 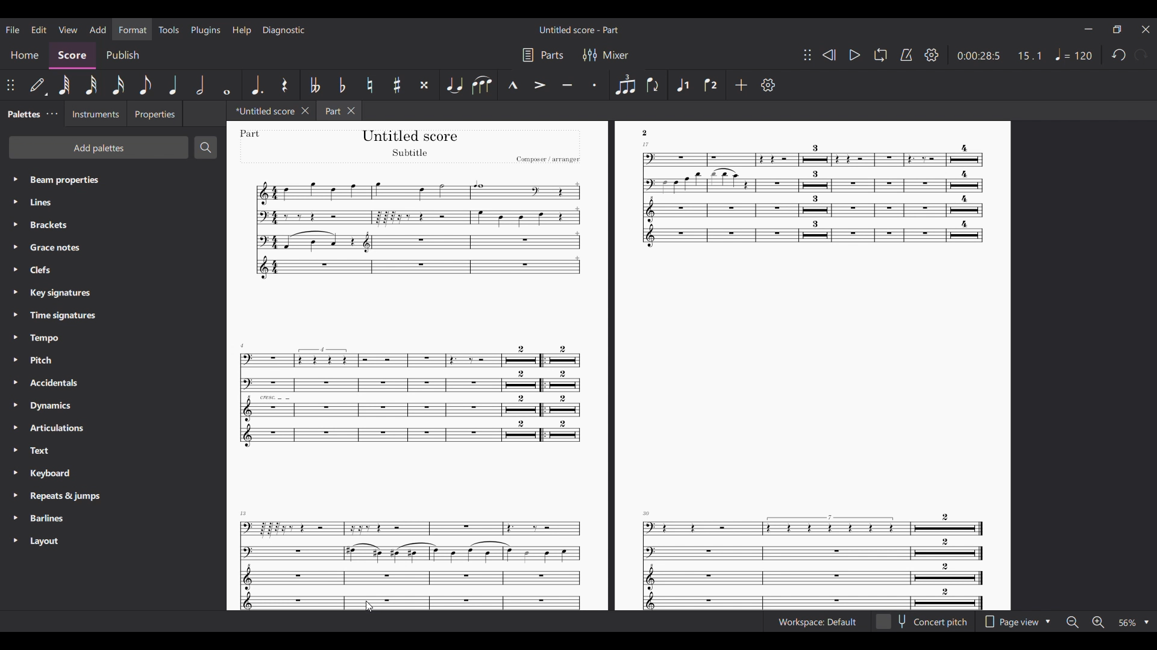 What do you see at coordinates (605, 55) in the screenshot?
I see `Mixer settings` at bounding box center [605, 55].